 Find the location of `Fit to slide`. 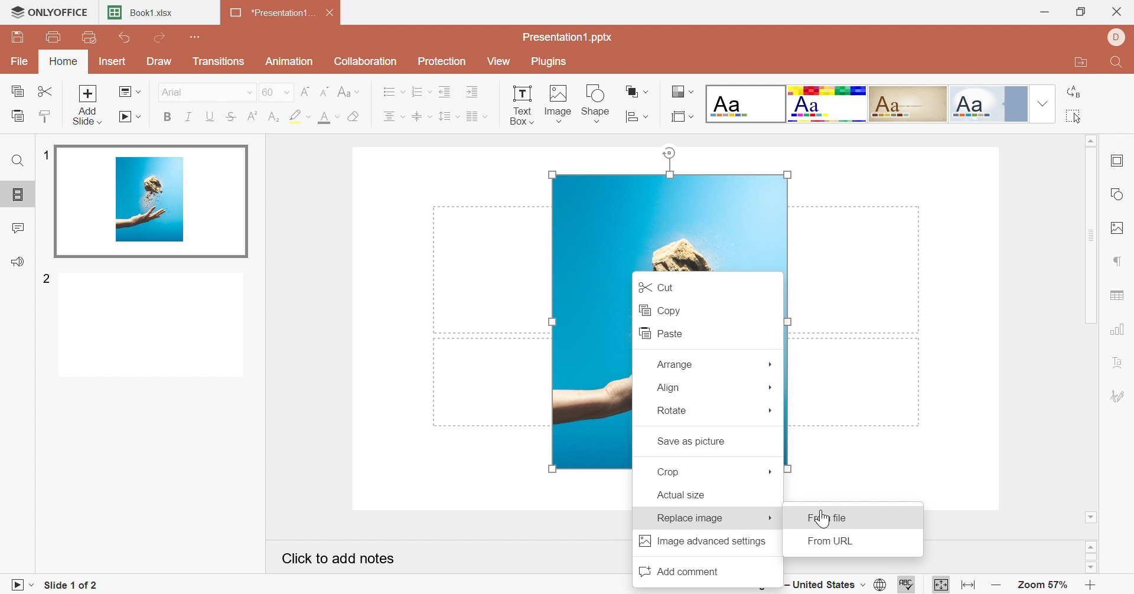

Fit to slide is located at coordinates (941, 584).